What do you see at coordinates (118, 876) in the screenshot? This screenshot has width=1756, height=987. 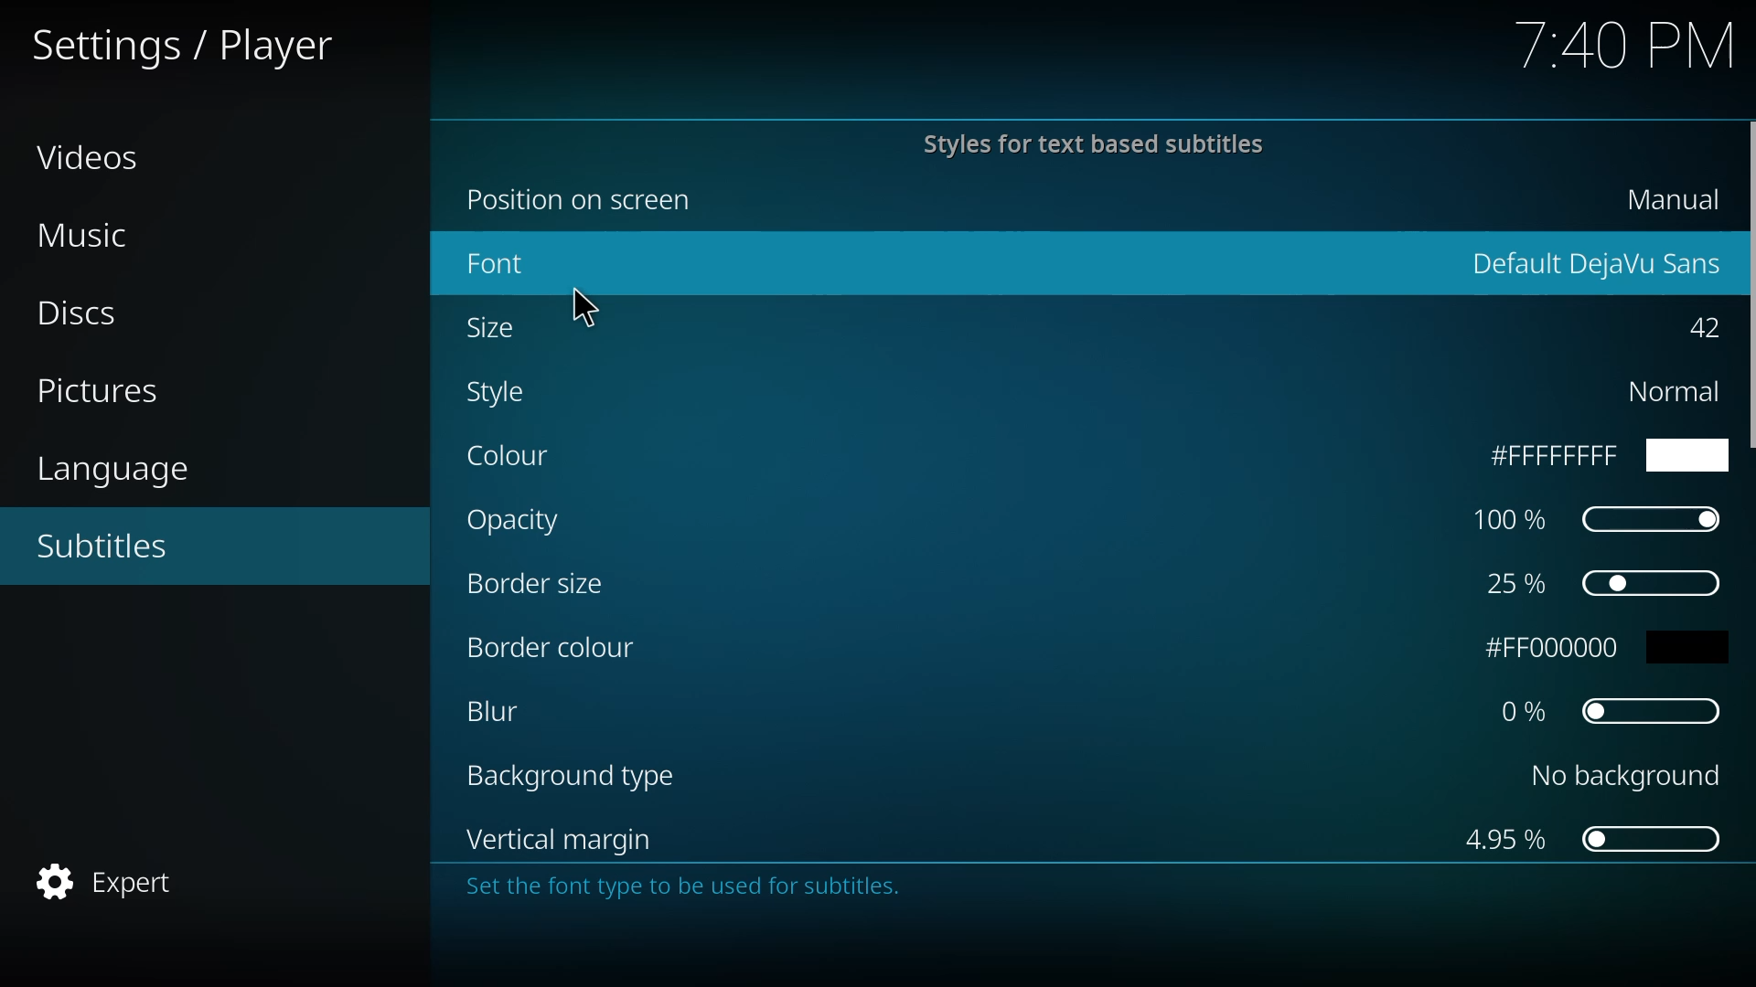 I see `expert` at bounding box center [118, 876].